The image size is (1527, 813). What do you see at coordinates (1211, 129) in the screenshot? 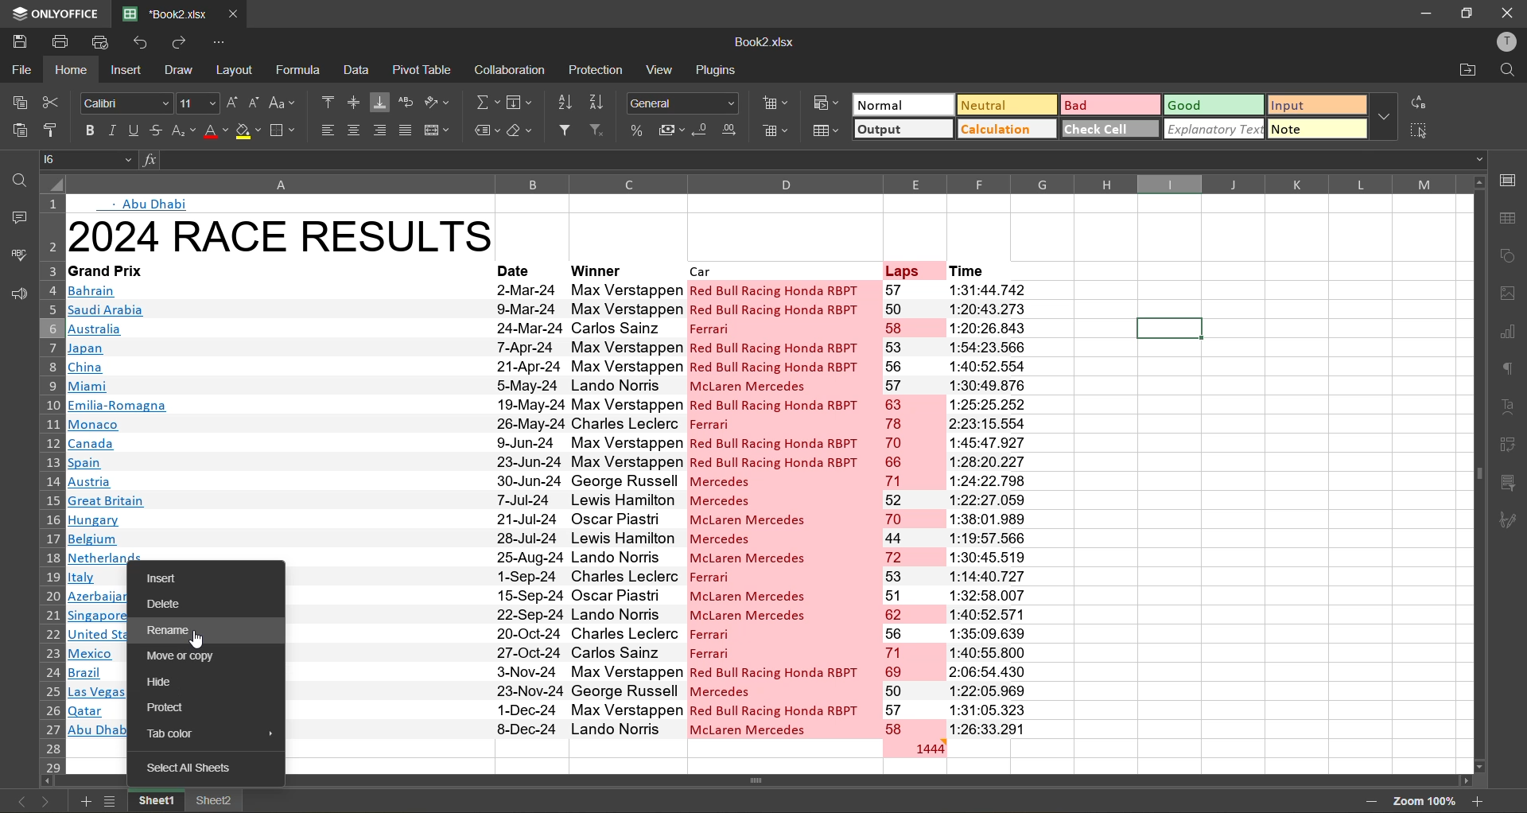
I see `explanatory text` at bounding box center [1211, 129].